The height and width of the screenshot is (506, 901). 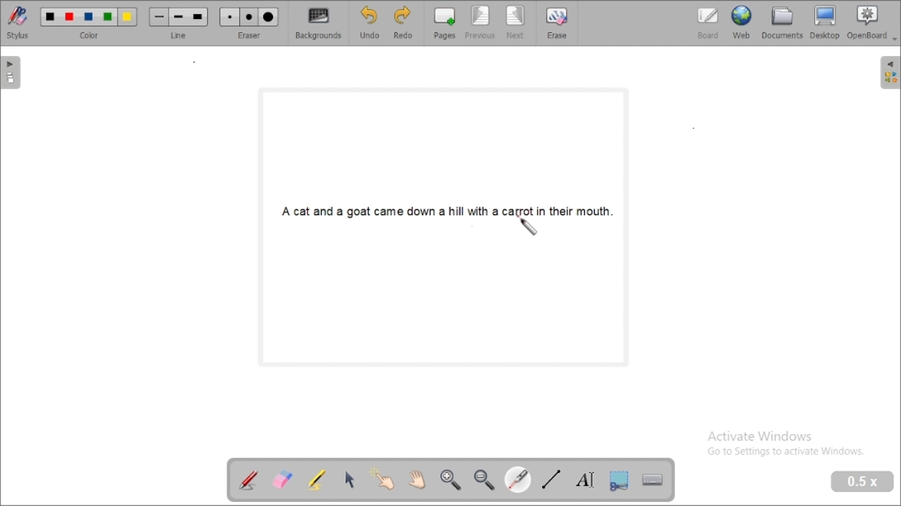 What do you see at coordinates (783, 22) in the screenshot?
I see `document` at bounding box center [783, 22].